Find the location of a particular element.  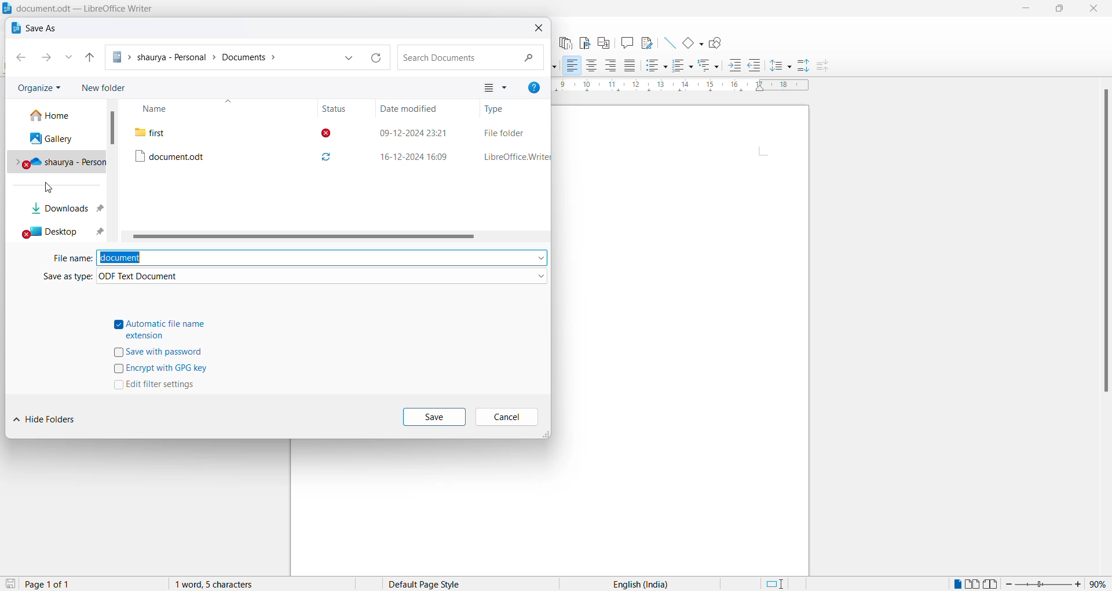

cursor is located at coordinates (53, 190).